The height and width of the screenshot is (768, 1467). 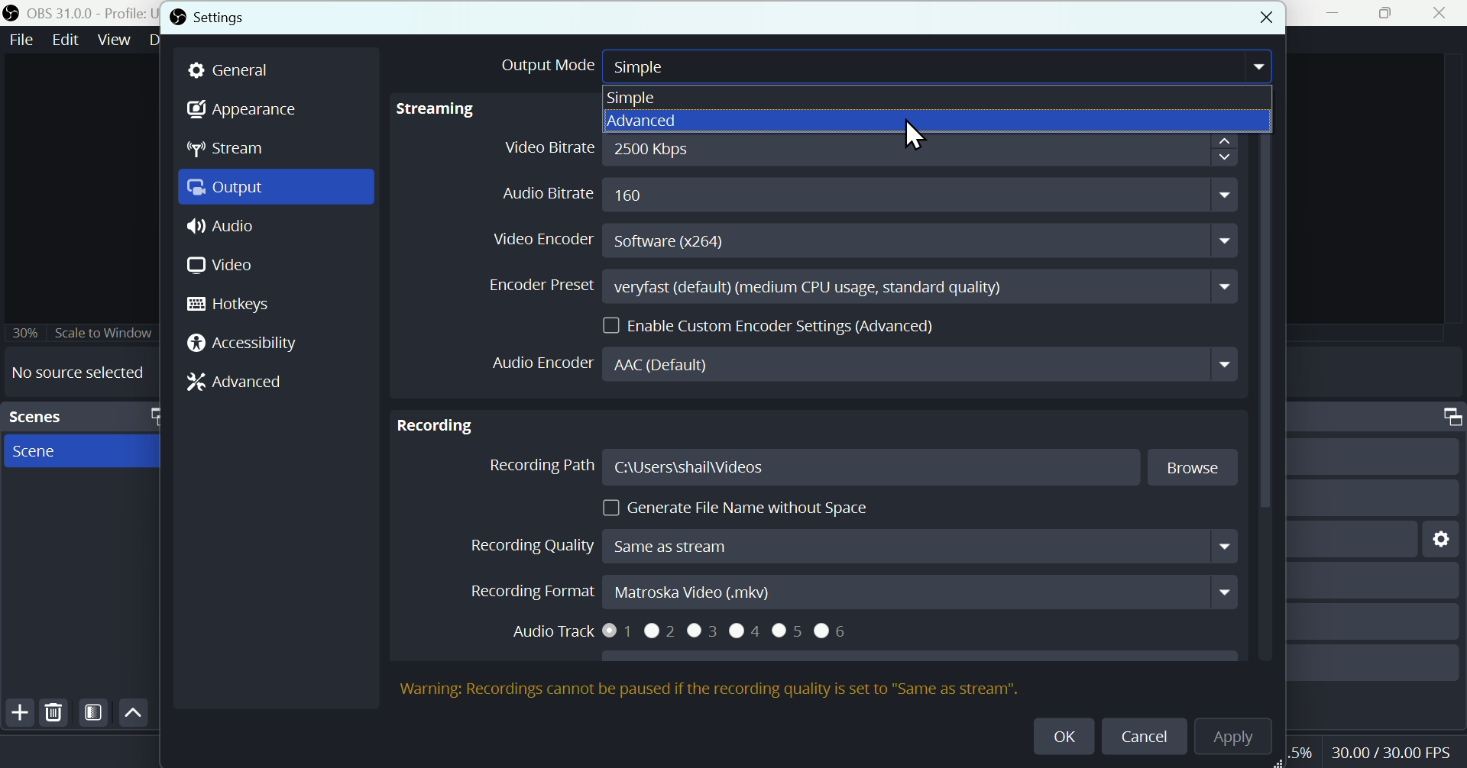 I want to click on 30% scale to window, so click(x=79, y=334).